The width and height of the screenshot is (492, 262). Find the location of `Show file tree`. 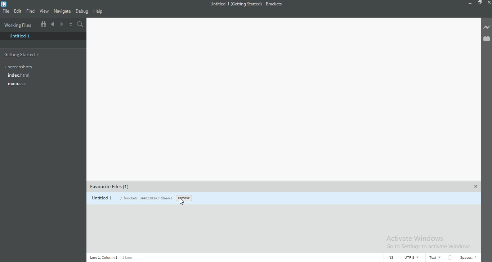

Show file tree is located at coordinates (43, 25).